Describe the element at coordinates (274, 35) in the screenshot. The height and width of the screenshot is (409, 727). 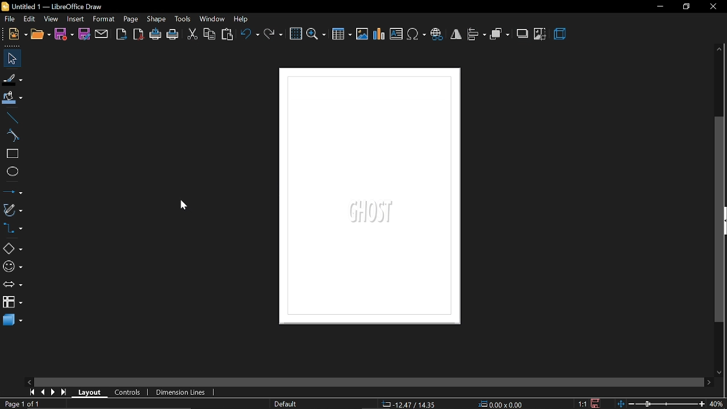
I see `redo` at that location.